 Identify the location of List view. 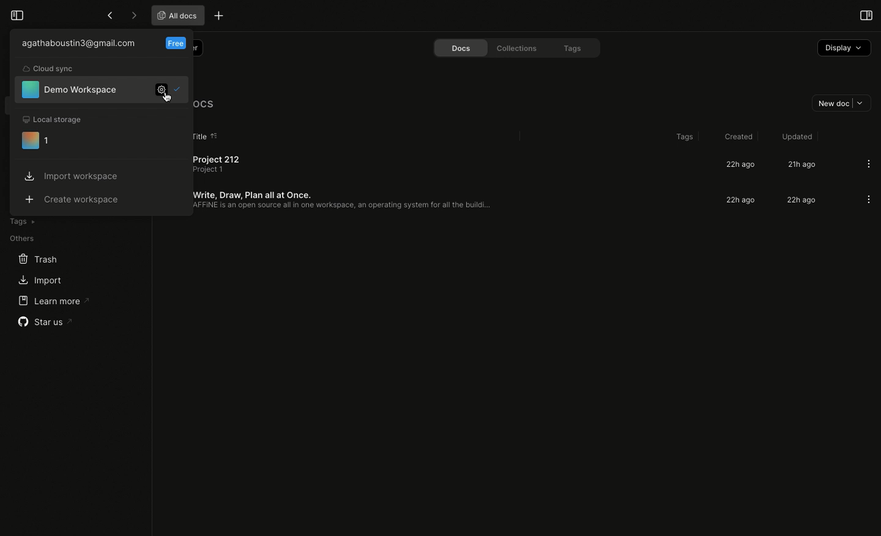
(173, 135).